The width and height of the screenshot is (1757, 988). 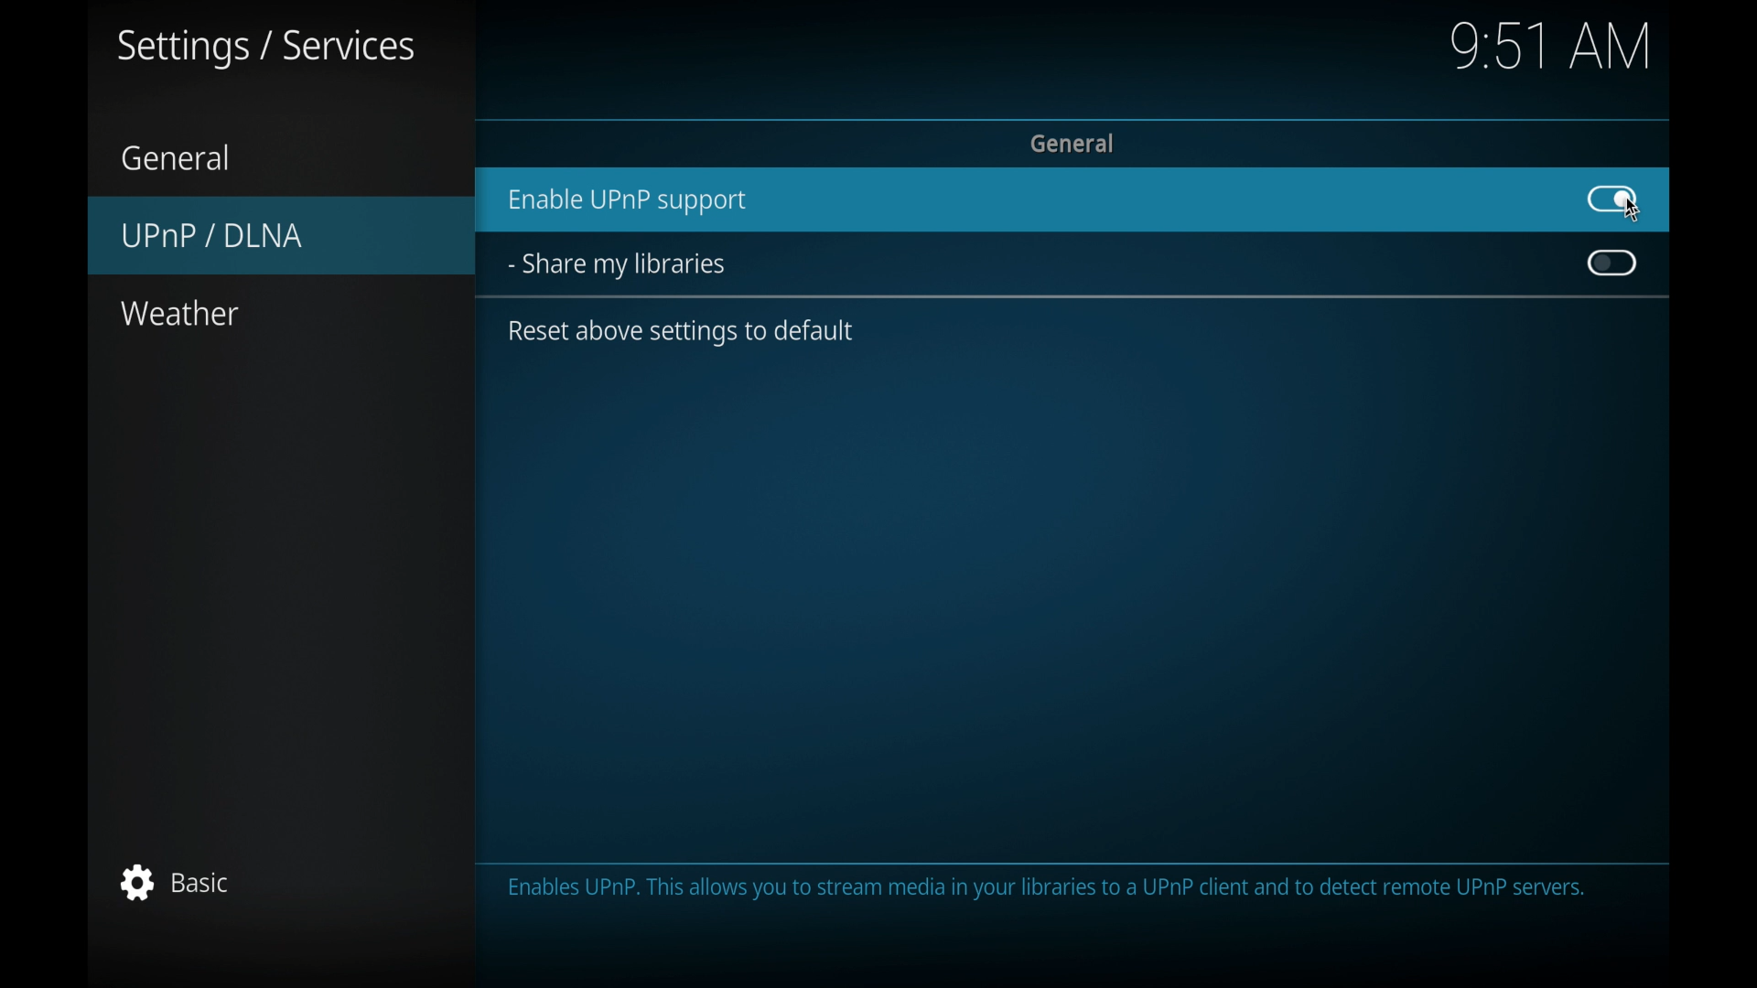 What do you see at coordinates (1611, 199) in the screenshot?
I see `radio button on` at bounding box center [1611, 199].